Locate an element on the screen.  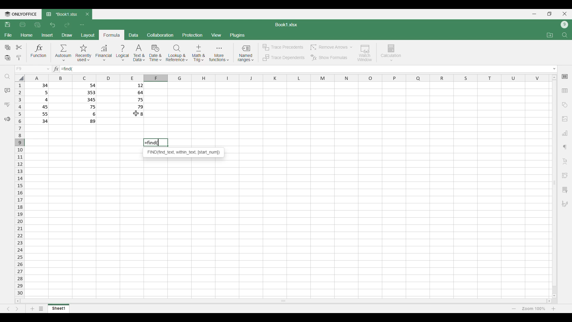
Current account is located at coordinates (565, 25).